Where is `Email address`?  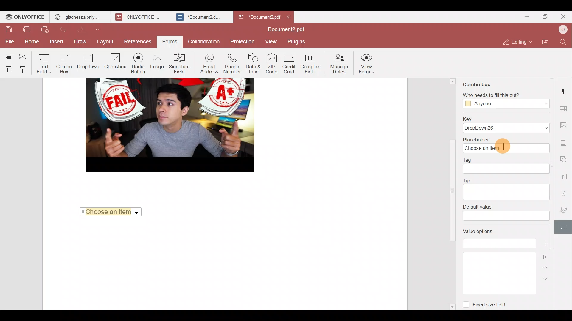 Email address is located at coordinates (209, 63).